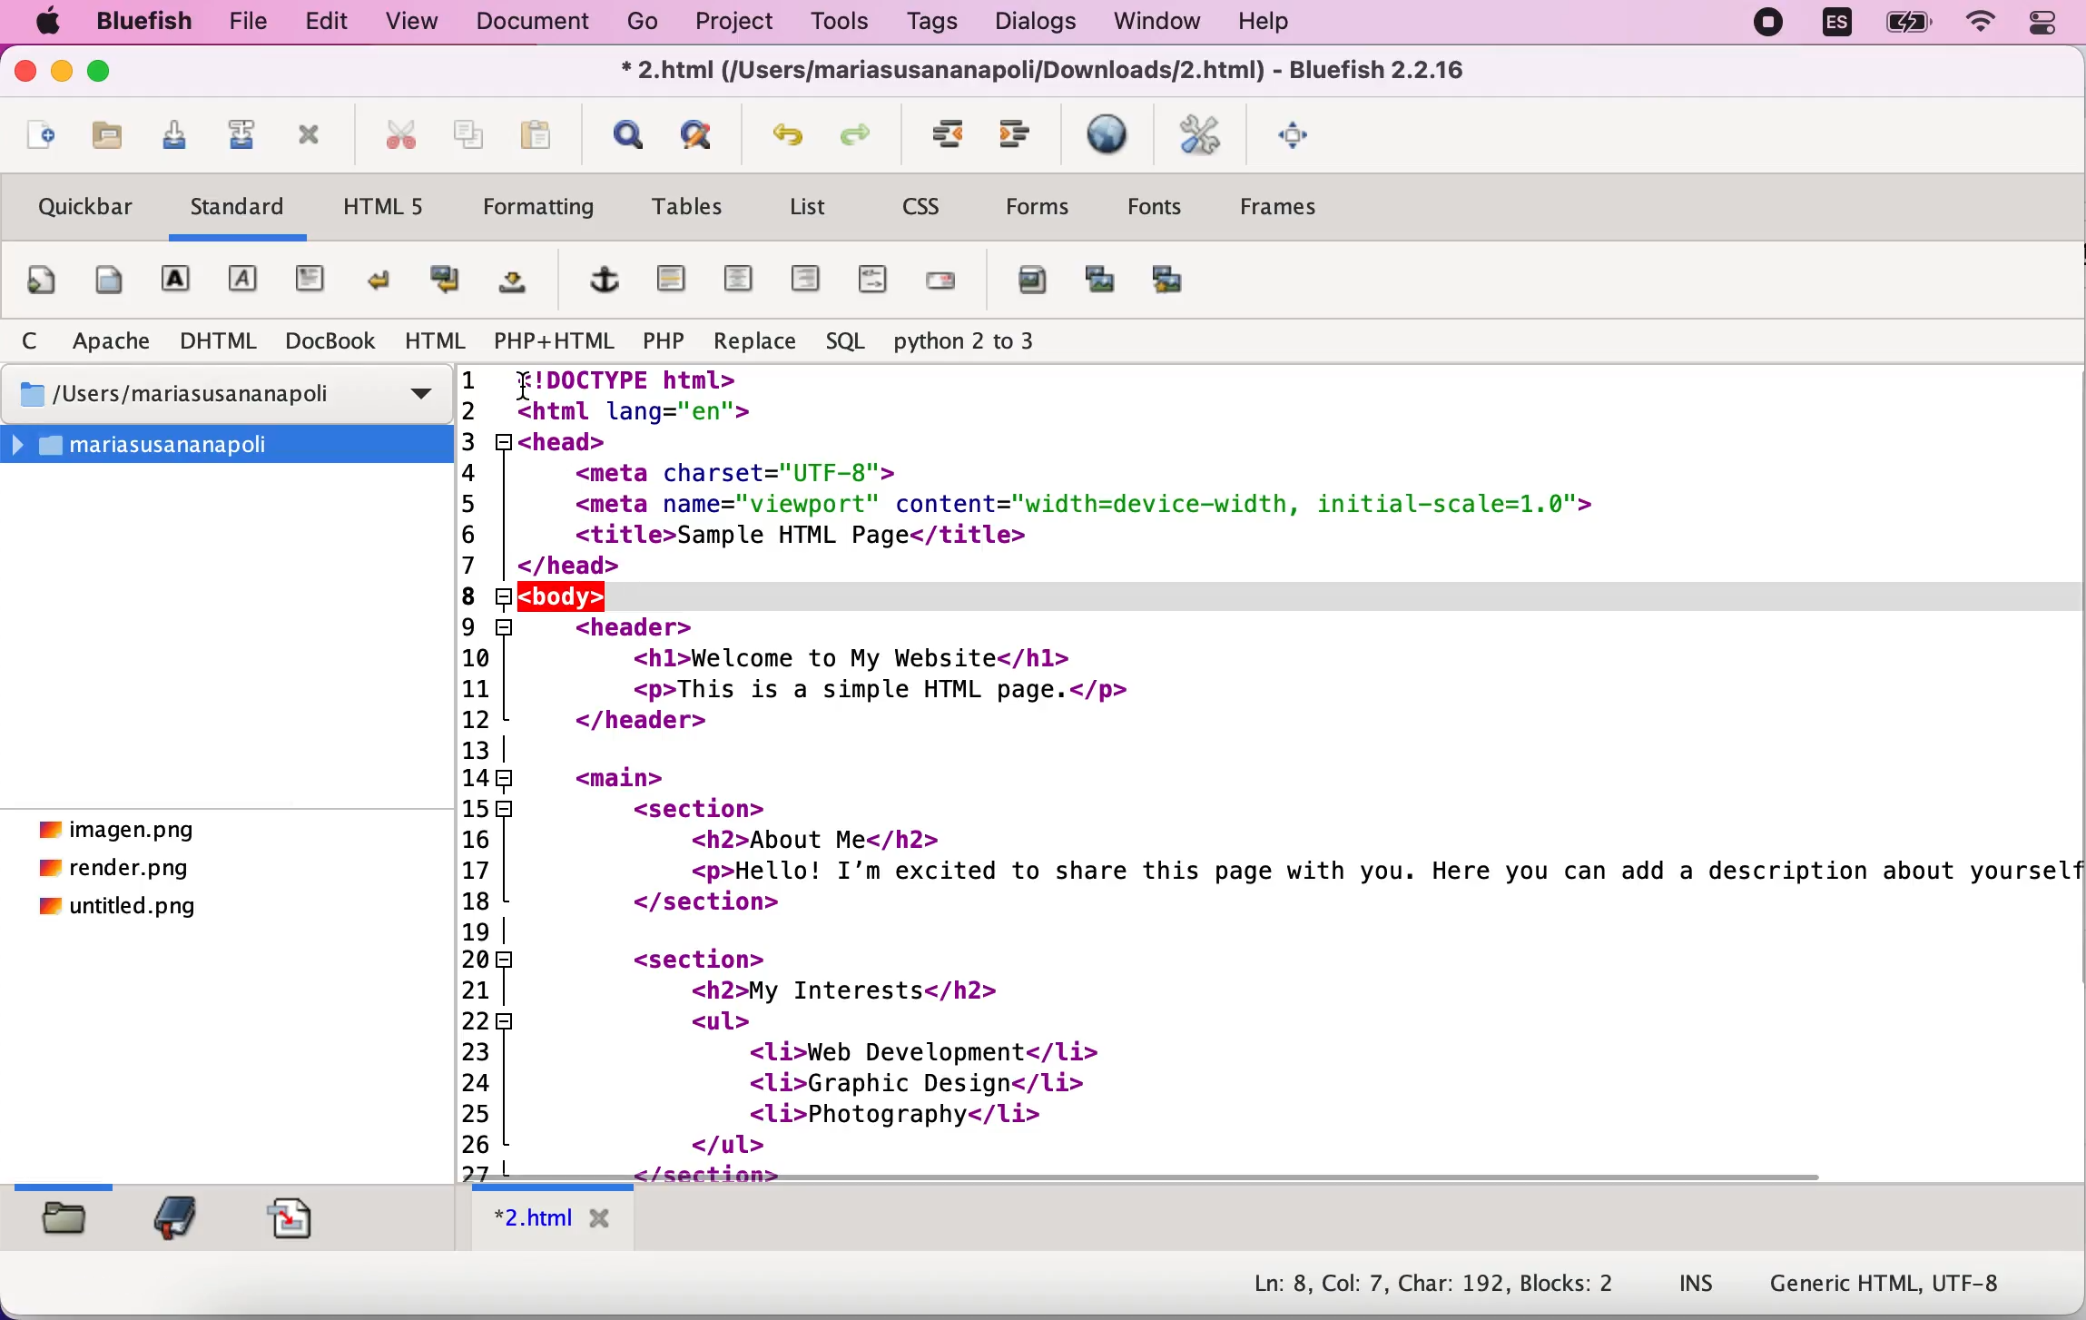 This screenshot has width=2086, height=1320. I want to click on center, so click(736, 280).